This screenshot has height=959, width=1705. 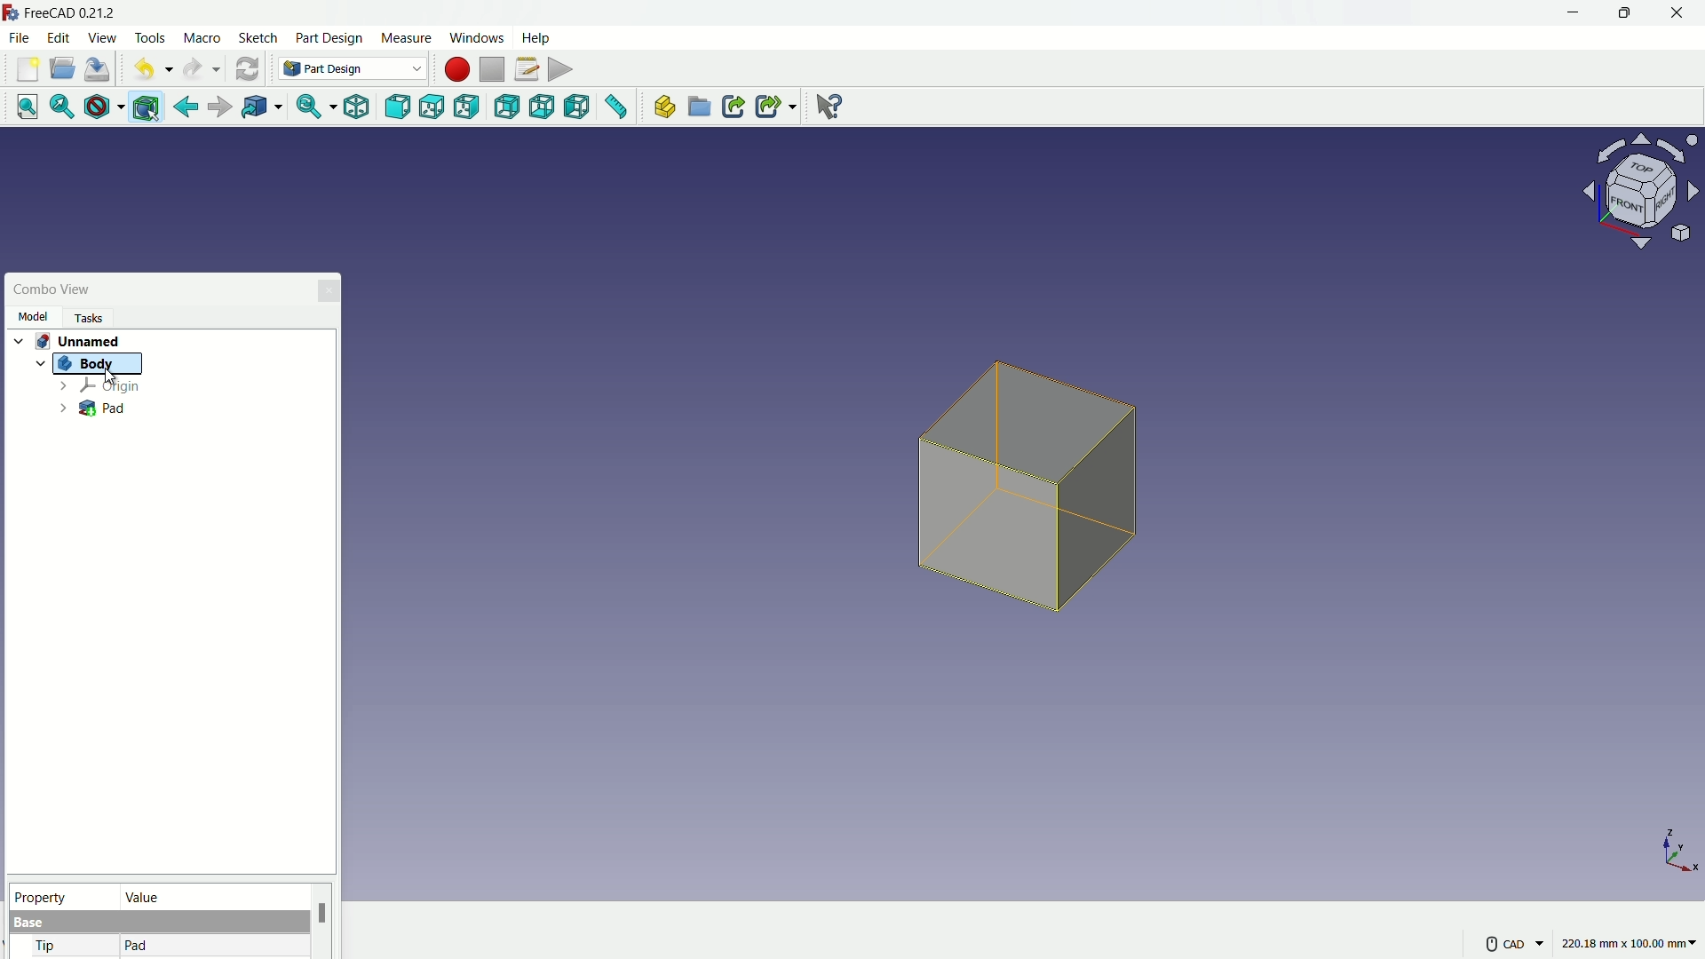 What do you see at coordinates (47, 947) in the screenshot?
I see `tip` at bounding box center [47, 947].